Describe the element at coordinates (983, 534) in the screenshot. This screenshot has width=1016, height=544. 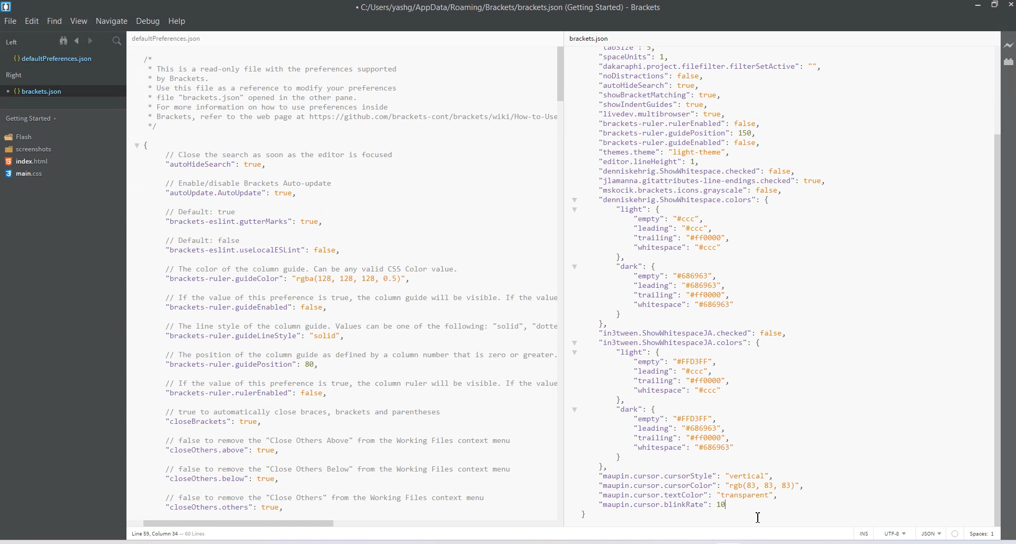
I see `Spaces 1` at that location.